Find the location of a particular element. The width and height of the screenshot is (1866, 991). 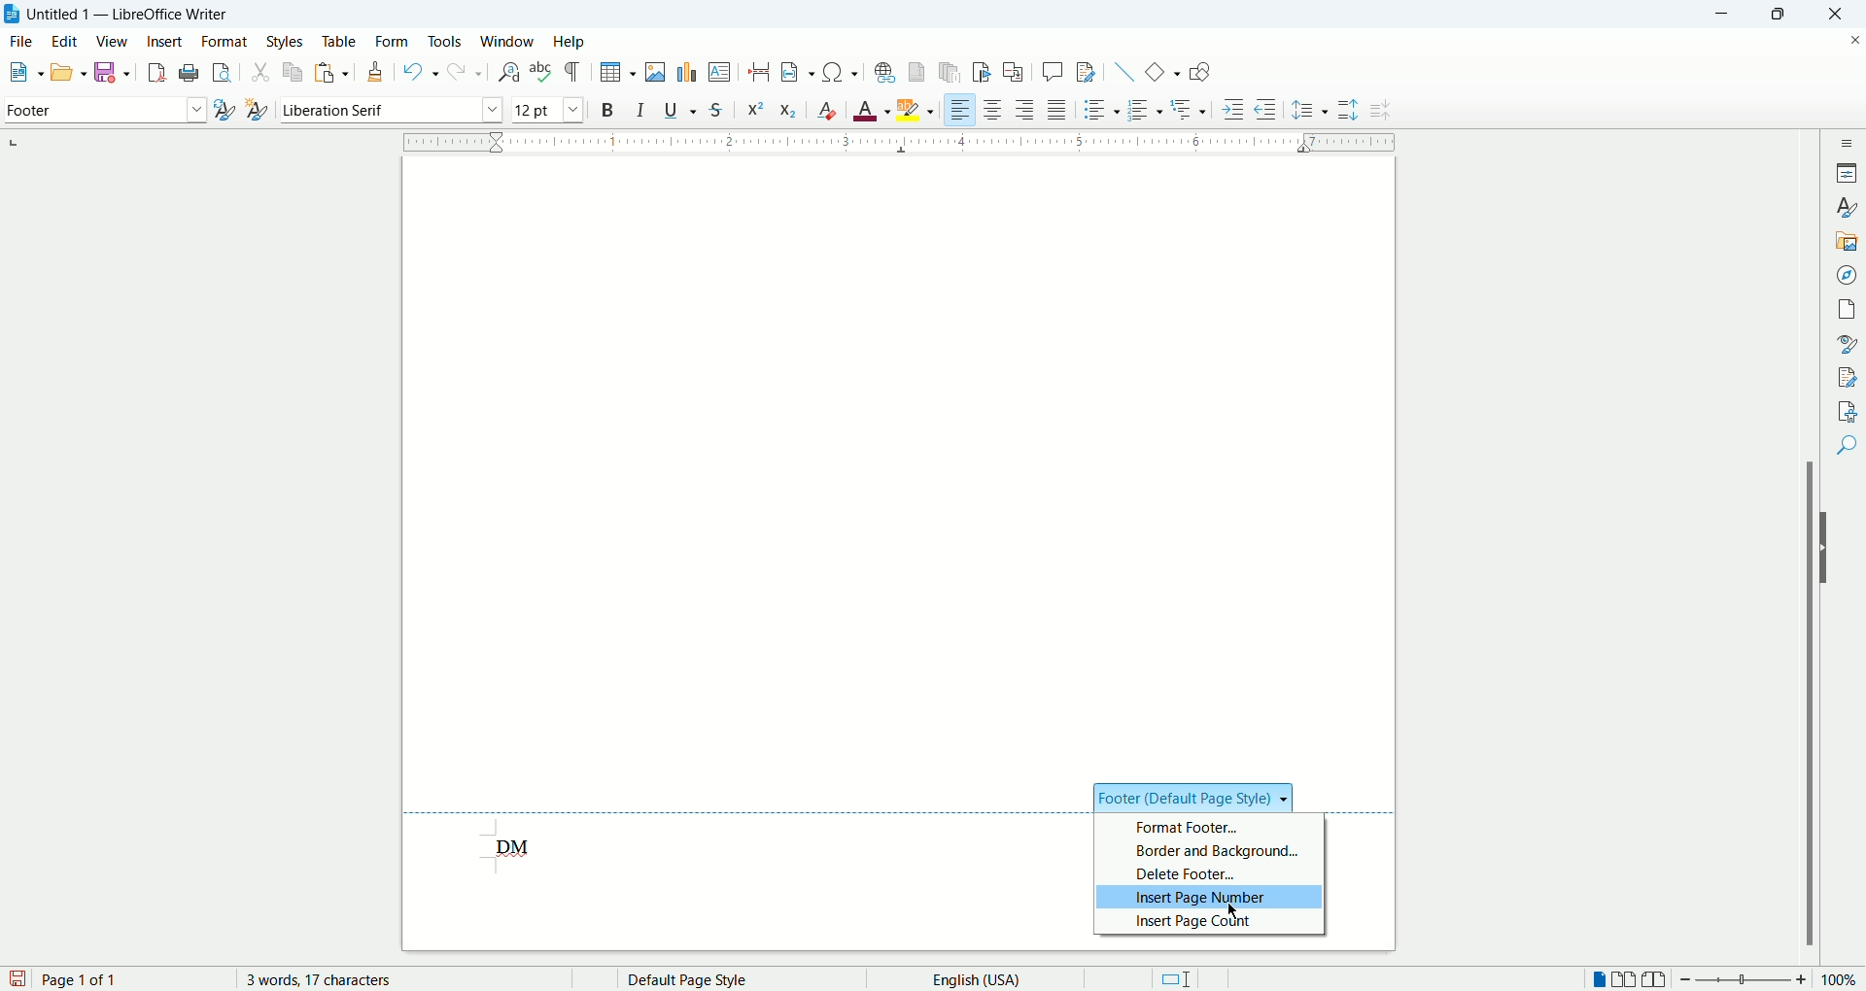

scroll bar is located at coordinates (1813, 546).